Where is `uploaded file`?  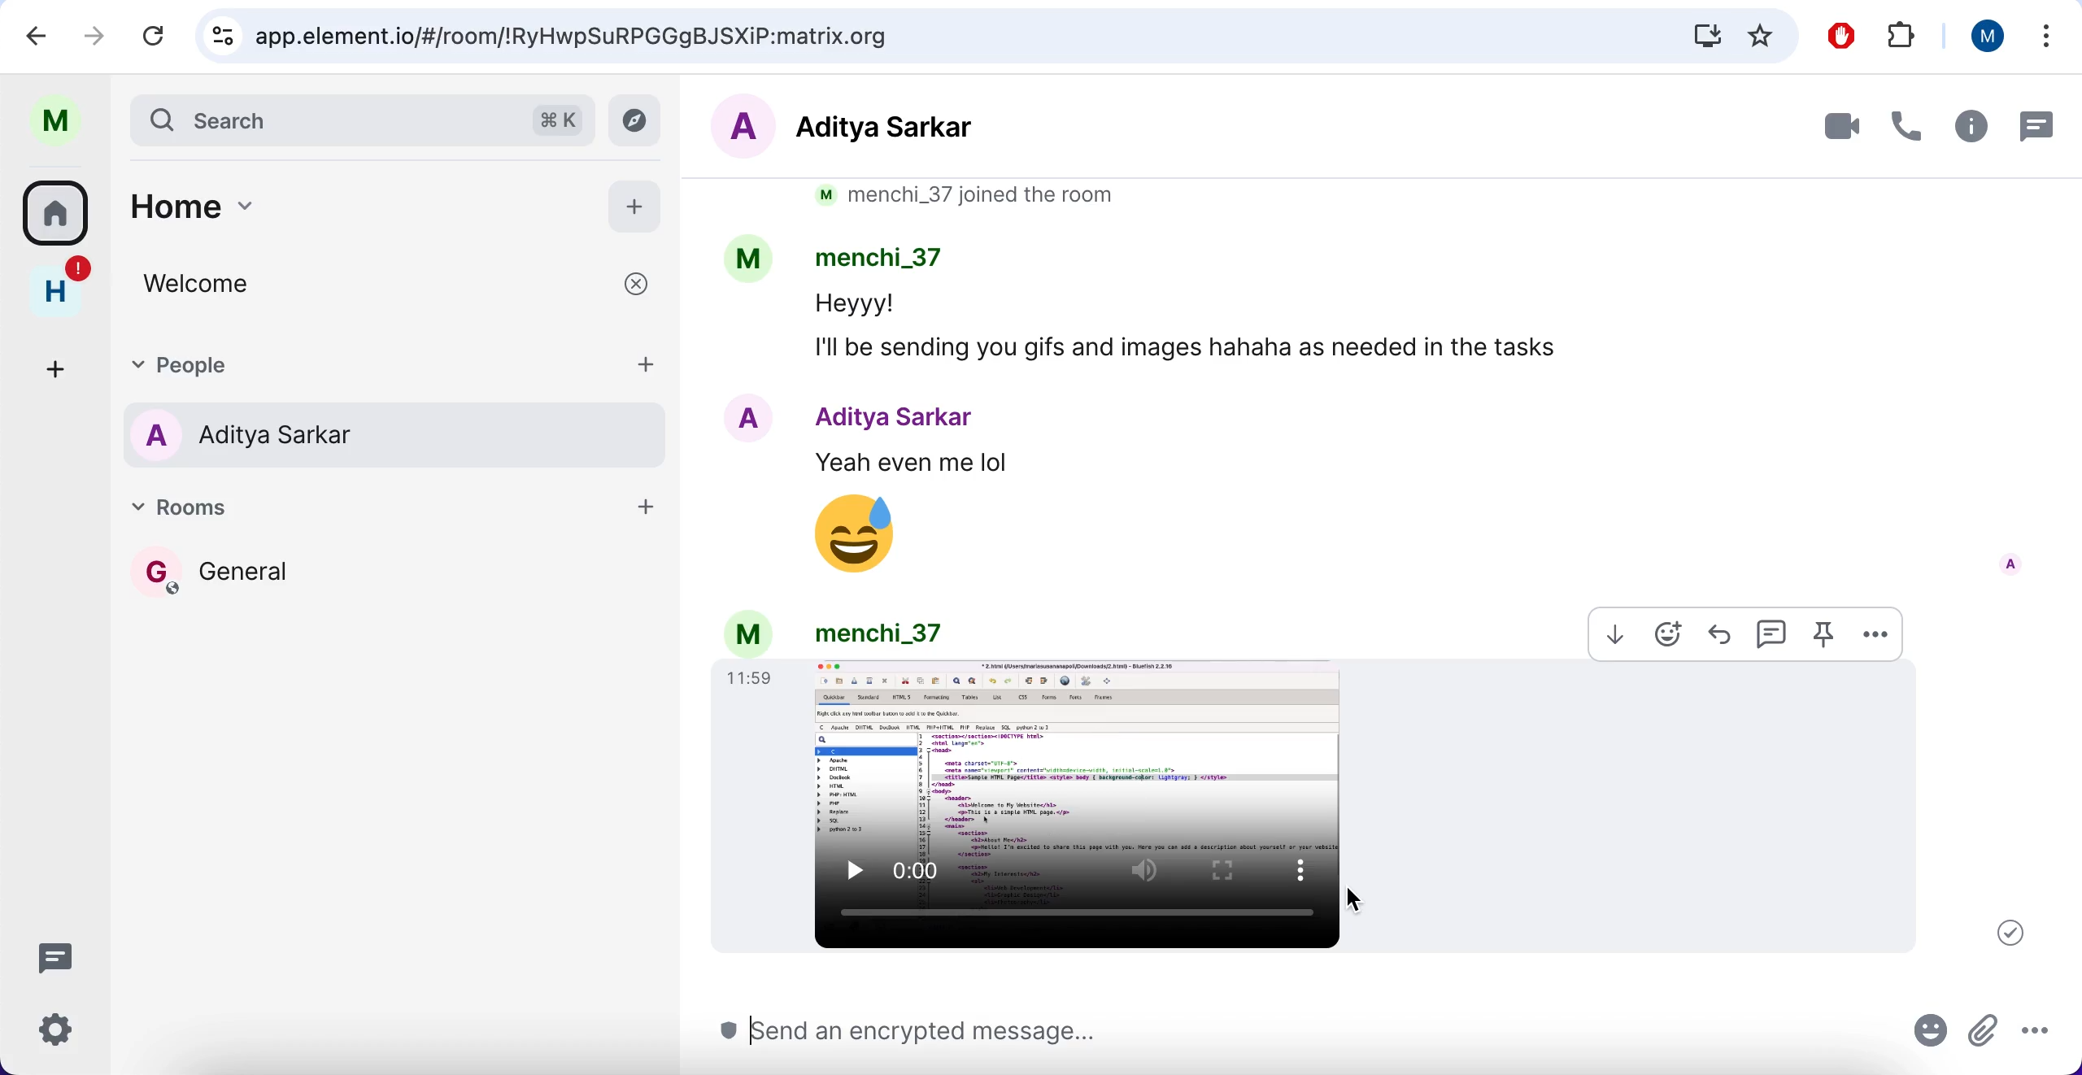 uploaded file is located at coordinates (1317, 807).